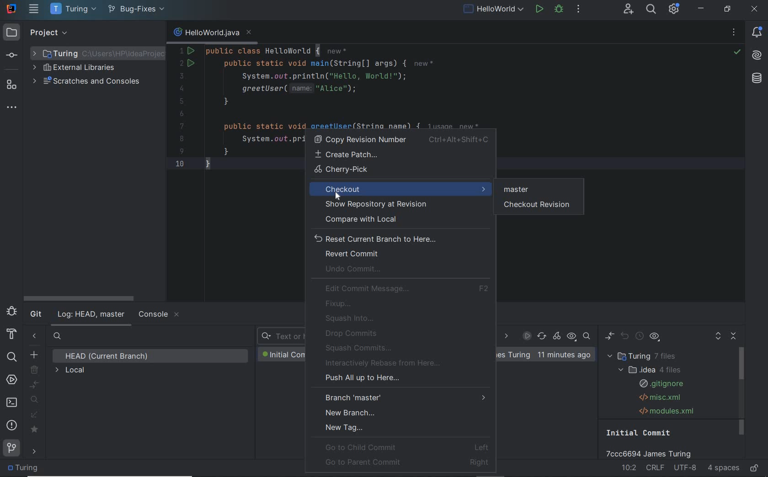 The width and height of the screenshot is (768, 477). I want to click on undo commit, so click(357, 270).